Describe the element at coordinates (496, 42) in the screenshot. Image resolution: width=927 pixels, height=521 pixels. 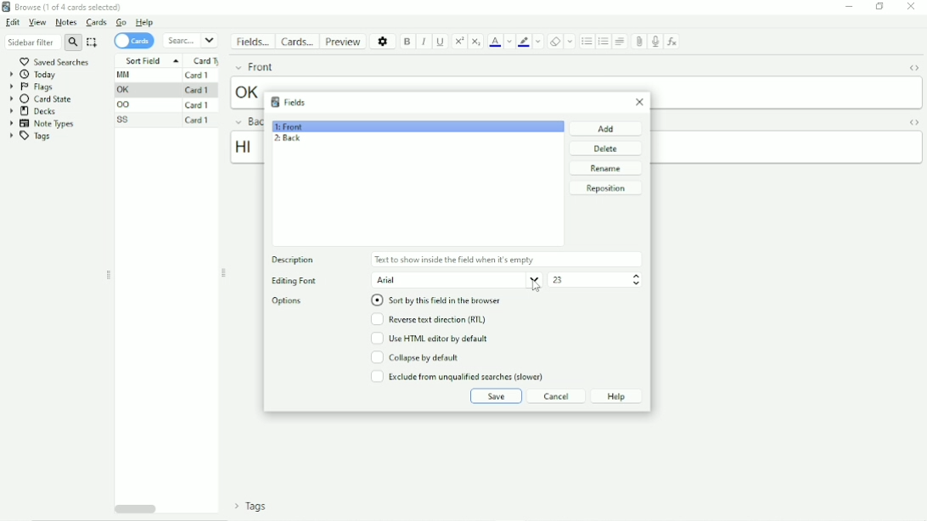
I see `Text color` at that location.